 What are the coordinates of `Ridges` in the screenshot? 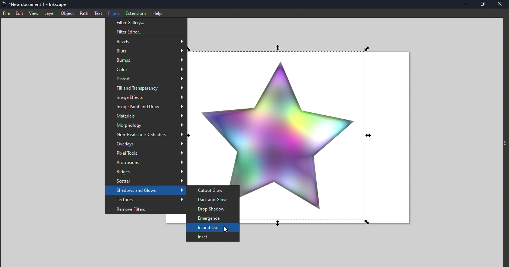 It's located at (146, 172).